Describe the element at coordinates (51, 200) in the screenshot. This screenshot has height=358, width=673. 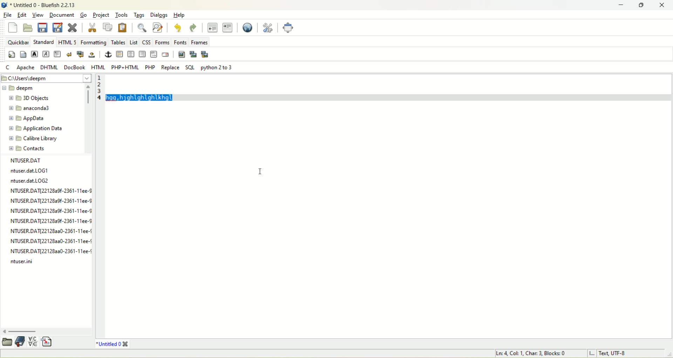
I see `NTUSER.DAT{2212829f-2361-11ee-9` at that location.